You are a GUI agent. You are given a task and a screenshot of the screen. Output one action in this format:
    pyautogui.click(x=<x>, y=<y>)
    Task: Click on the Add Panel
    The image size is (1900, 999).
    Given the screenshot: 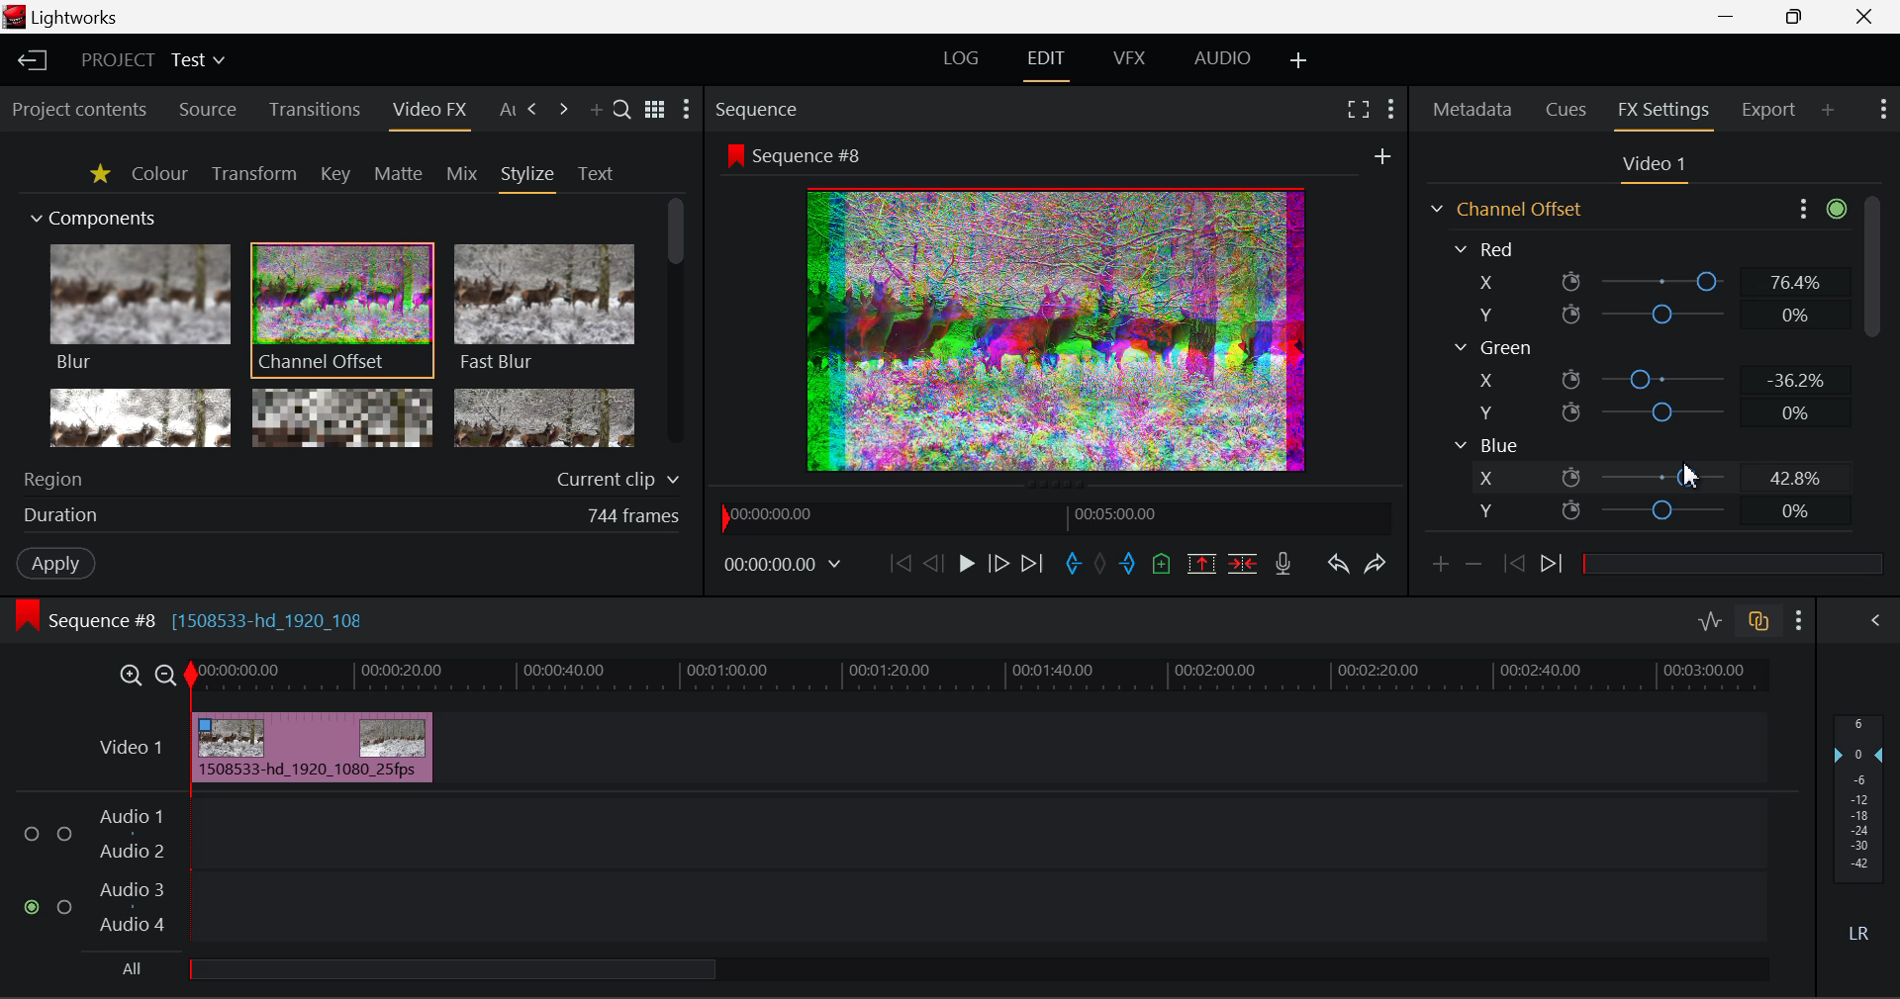 What is the action you would take?
    pyautogui.click(x=596, y=112)
    